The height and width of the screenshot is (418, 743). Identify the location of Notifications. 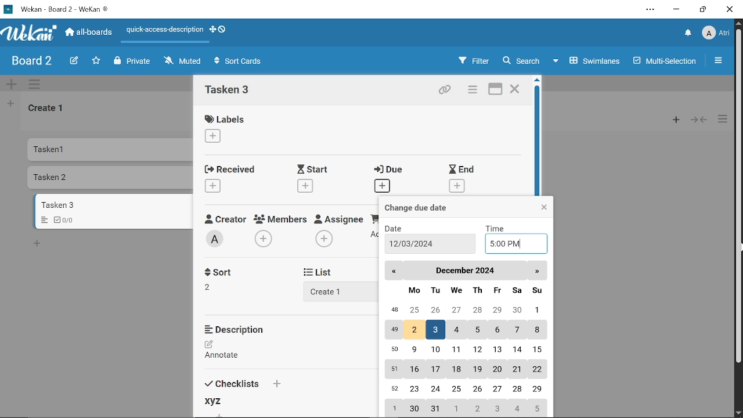
(688, 33).